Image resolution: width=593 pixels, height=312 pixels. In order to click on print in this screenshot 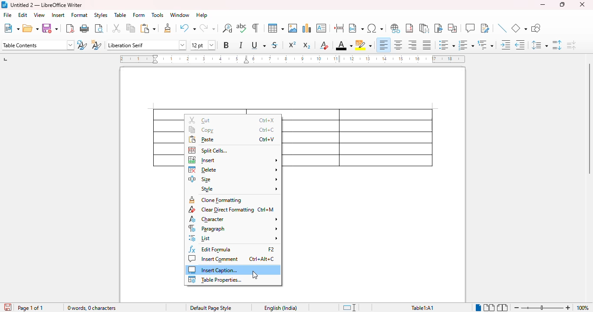, I will do `click(85, 28)`.